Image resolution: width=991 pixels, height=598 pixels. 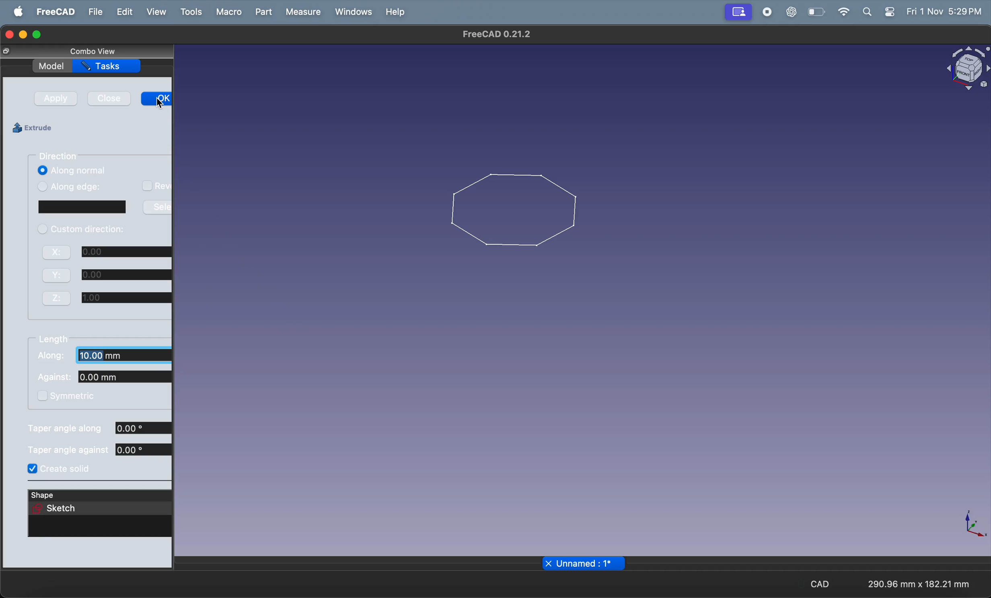 What do you see at coordinates (105, 358) in the screenshot?
I see `along` at bounding box center [105, 358].